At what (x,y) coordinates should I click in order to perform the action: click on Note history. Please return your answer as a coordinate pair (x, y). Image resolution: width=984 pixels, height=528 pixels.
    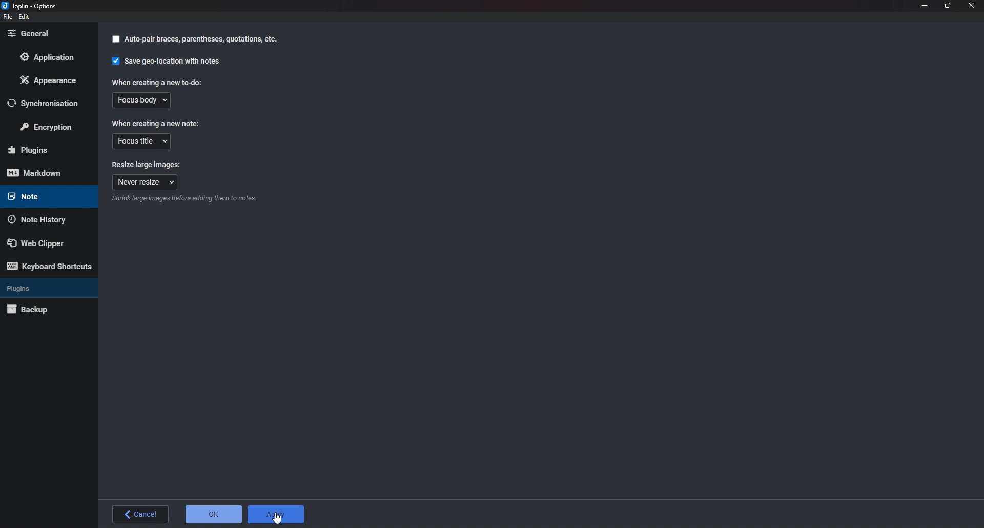
    Looking at the image, I should click on (43, 221).